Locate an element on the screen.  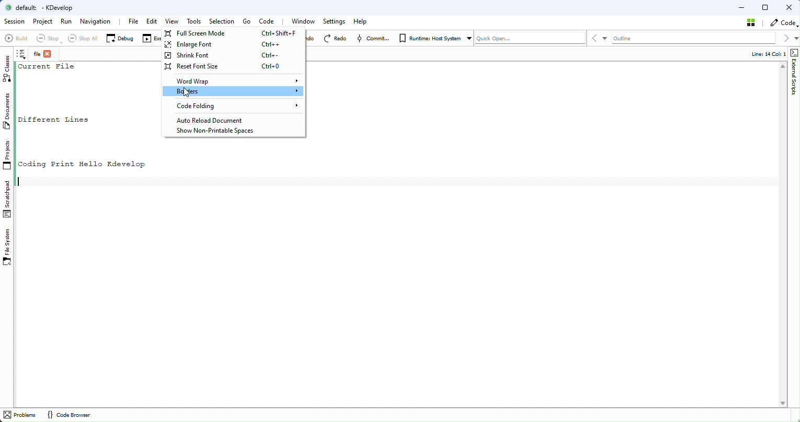
Enlarge Font Ctrl++ is located at coordinates (234, 44).